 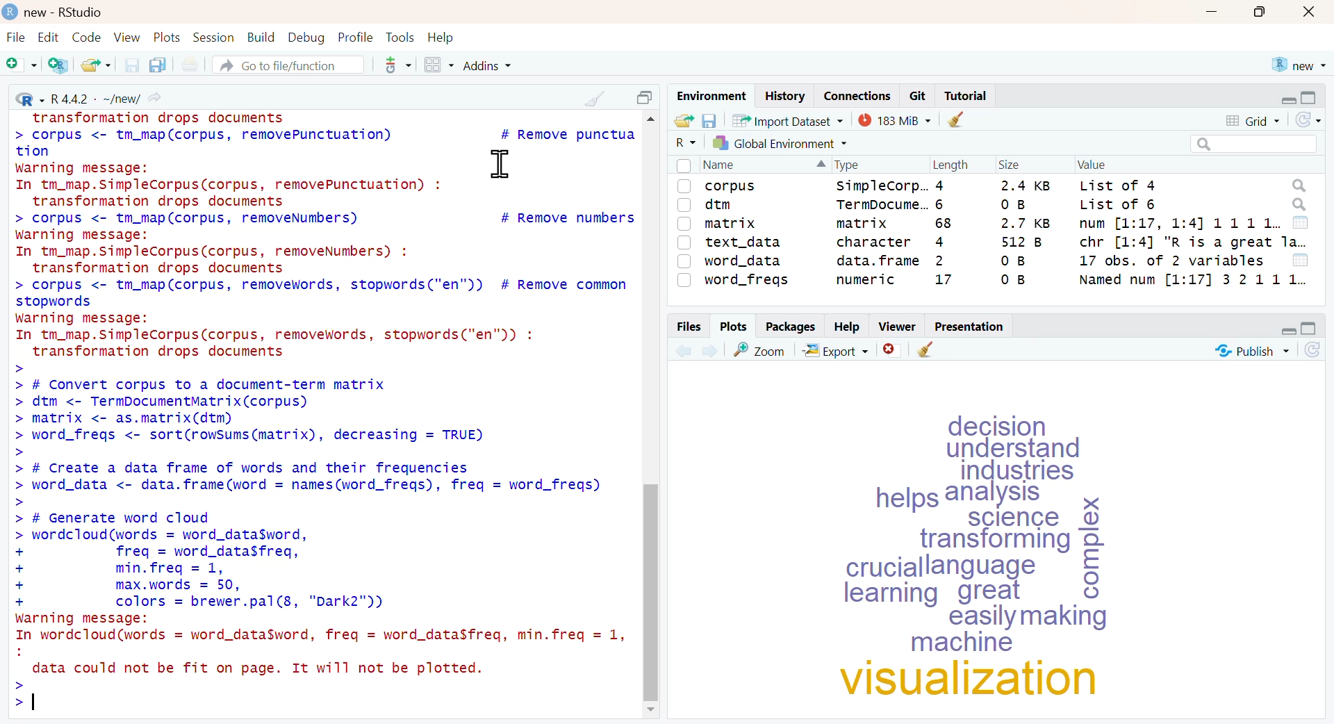 I want to click on transformation drops documents, so click(x=158, y=118).